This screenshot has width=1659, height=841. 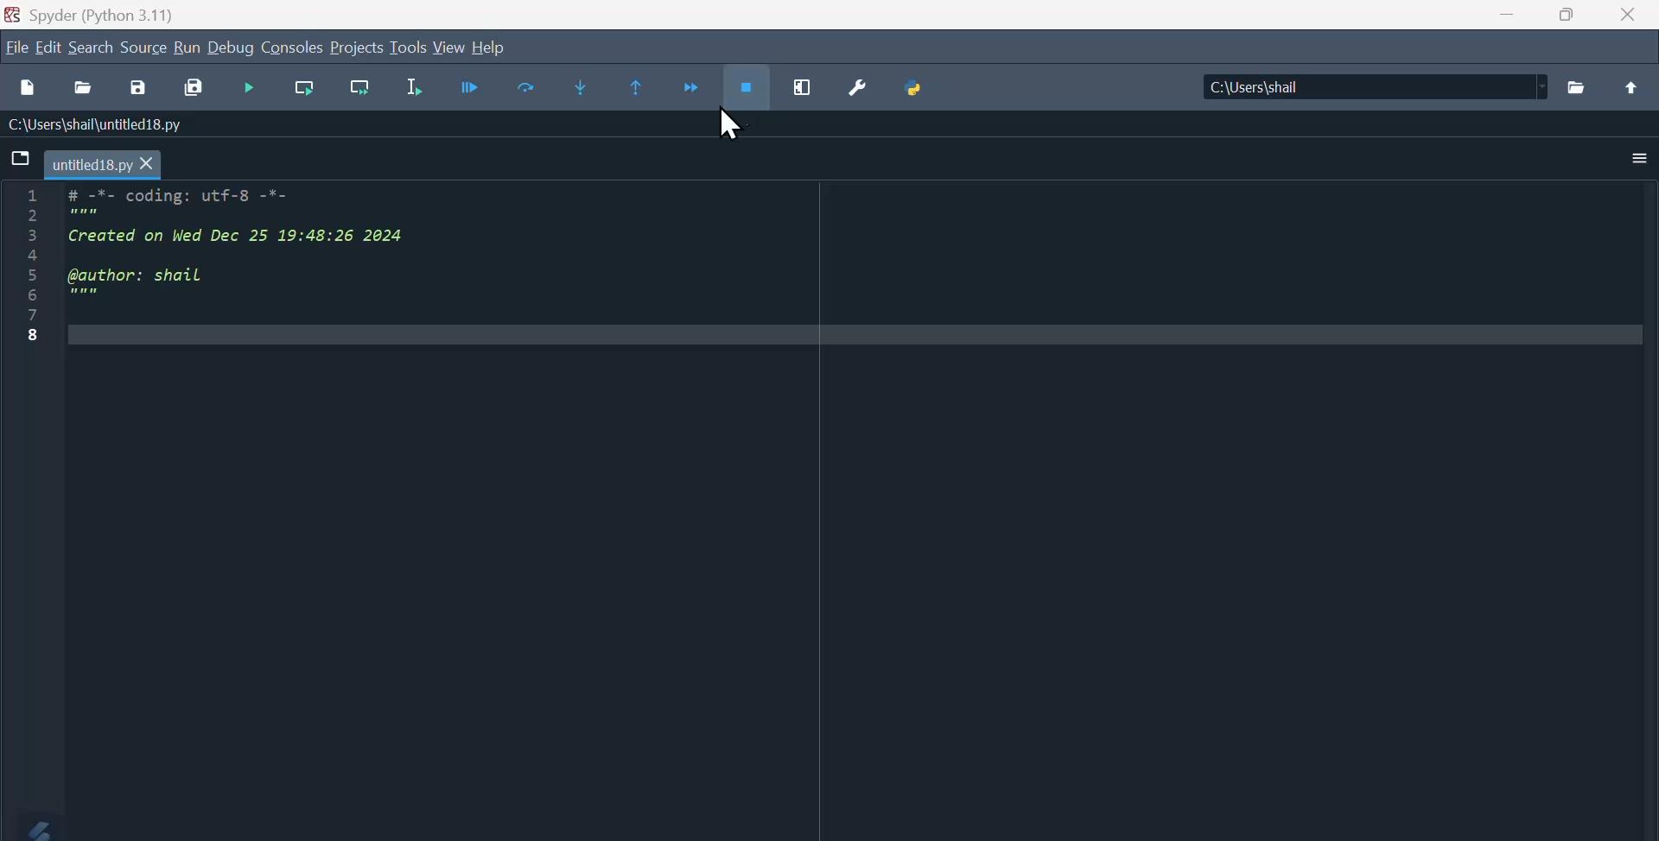 What do you see at coordinates (195, 85) in the screenshot?
I see `Save all` at bounding box center [195, 85].